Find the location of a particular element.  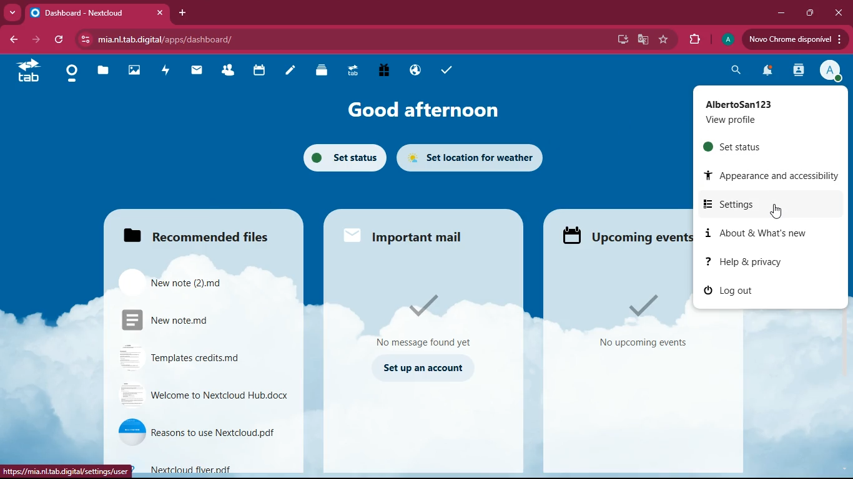

mail is located at coordinates (416, 237).